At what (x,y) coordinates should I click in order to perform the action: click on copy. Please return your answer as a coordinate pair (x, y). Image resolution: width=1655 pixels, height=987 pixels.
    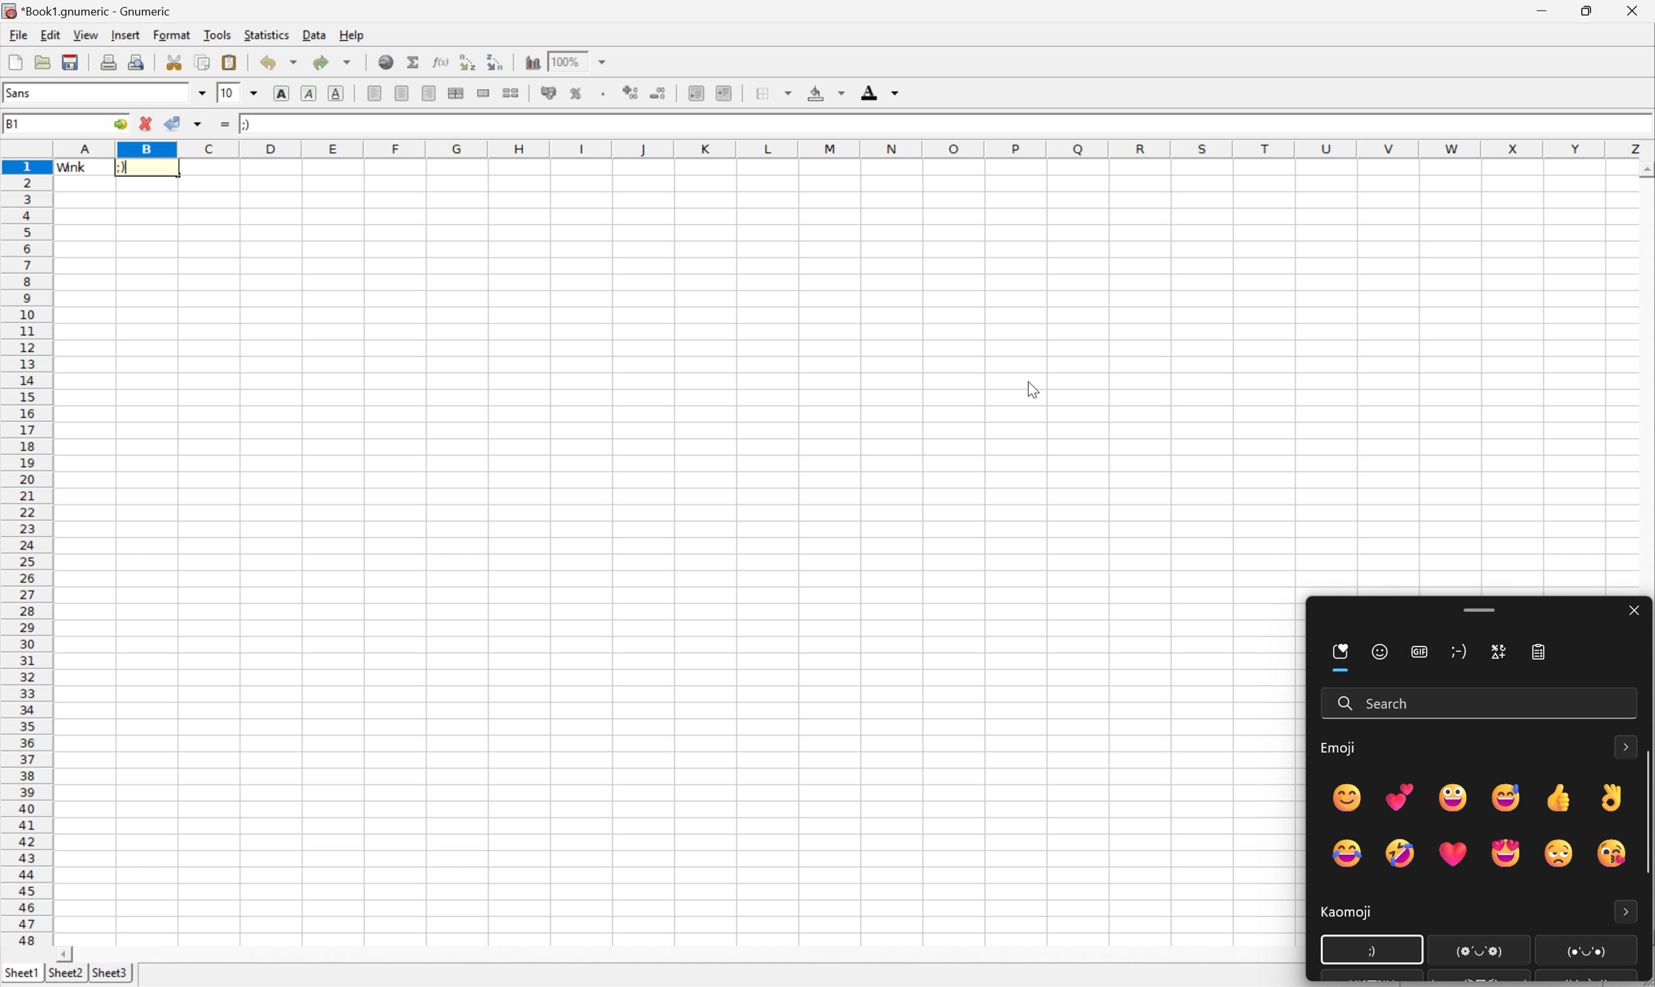
    Looking at the image, I should click on (204, 63).